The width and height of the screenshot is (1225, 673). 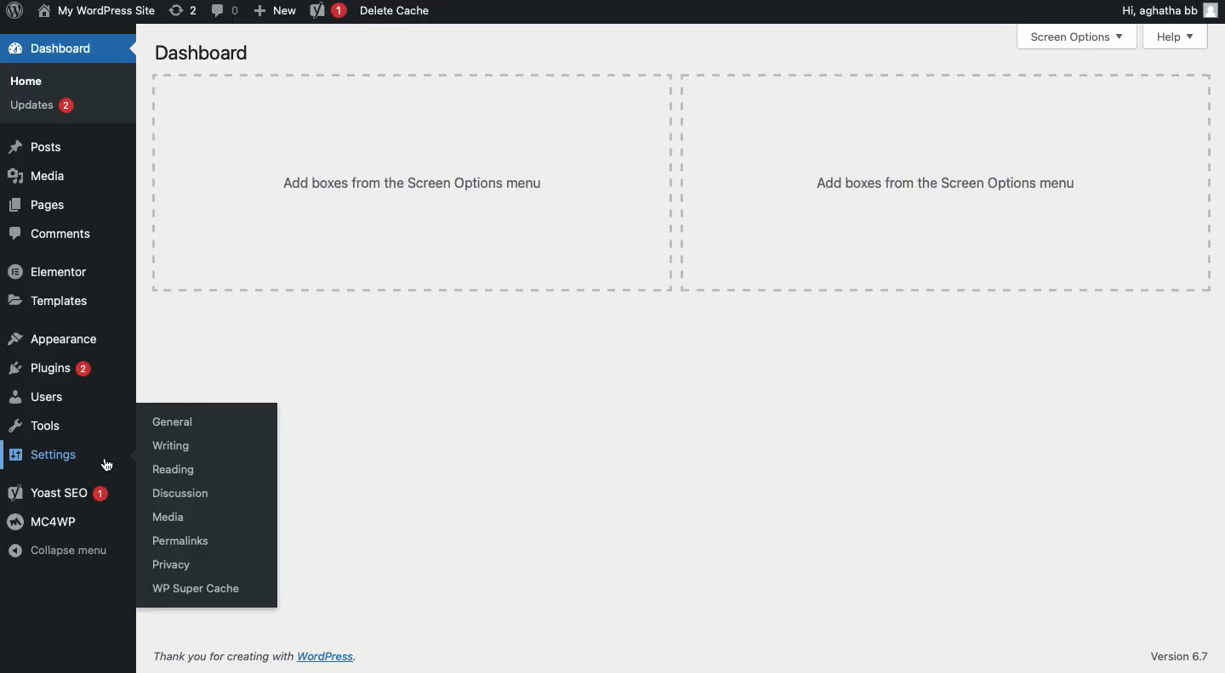 What do you see at coordinates (1182, 654) in the screenshot?
I see `Version 6.7` at bounding box center [1182, 654].